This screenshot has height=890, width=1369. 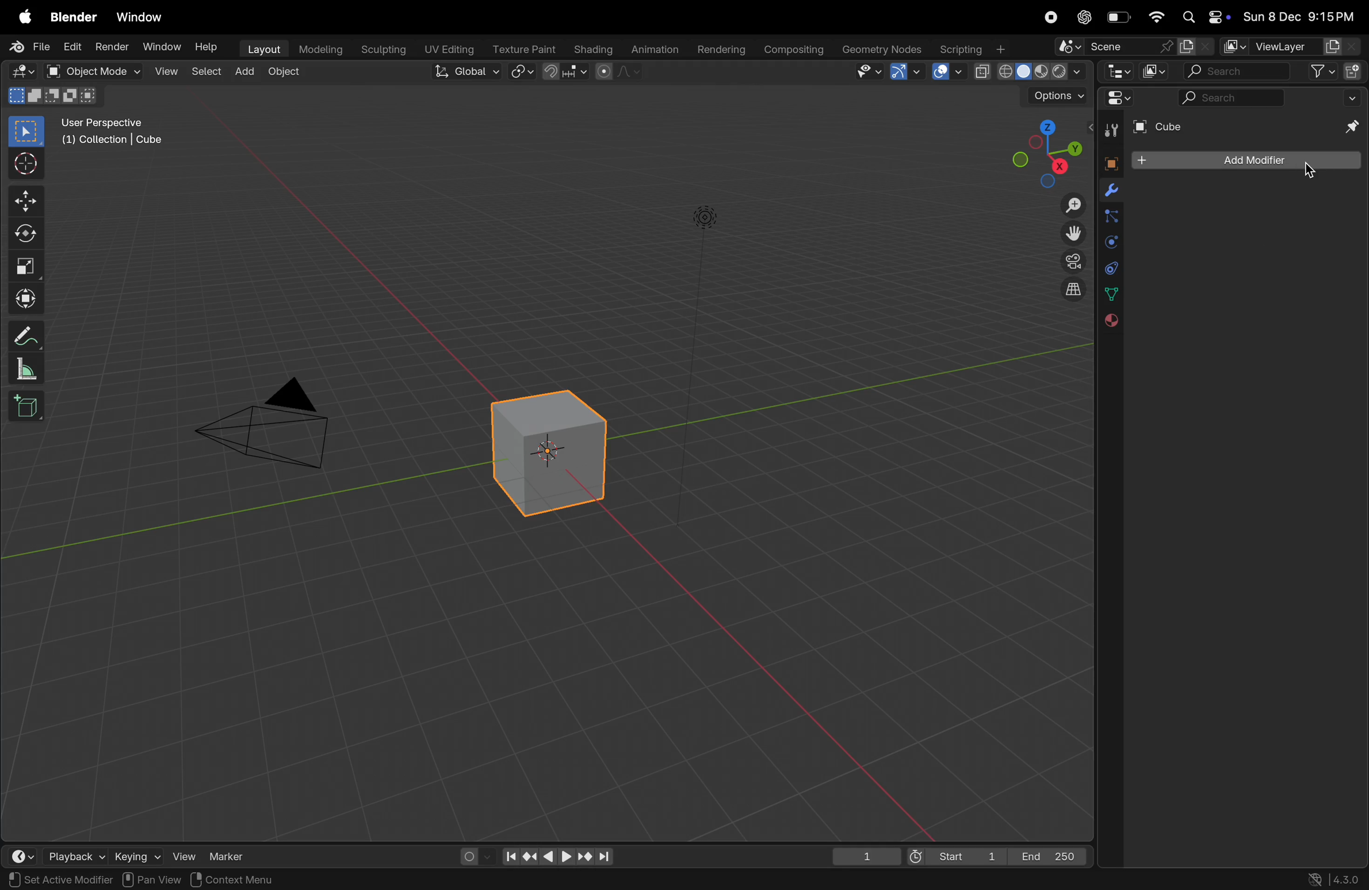 What do you see at coordinates (26, 371) in the screenshot?
I see `measure ` at bounding box center [26, 371].